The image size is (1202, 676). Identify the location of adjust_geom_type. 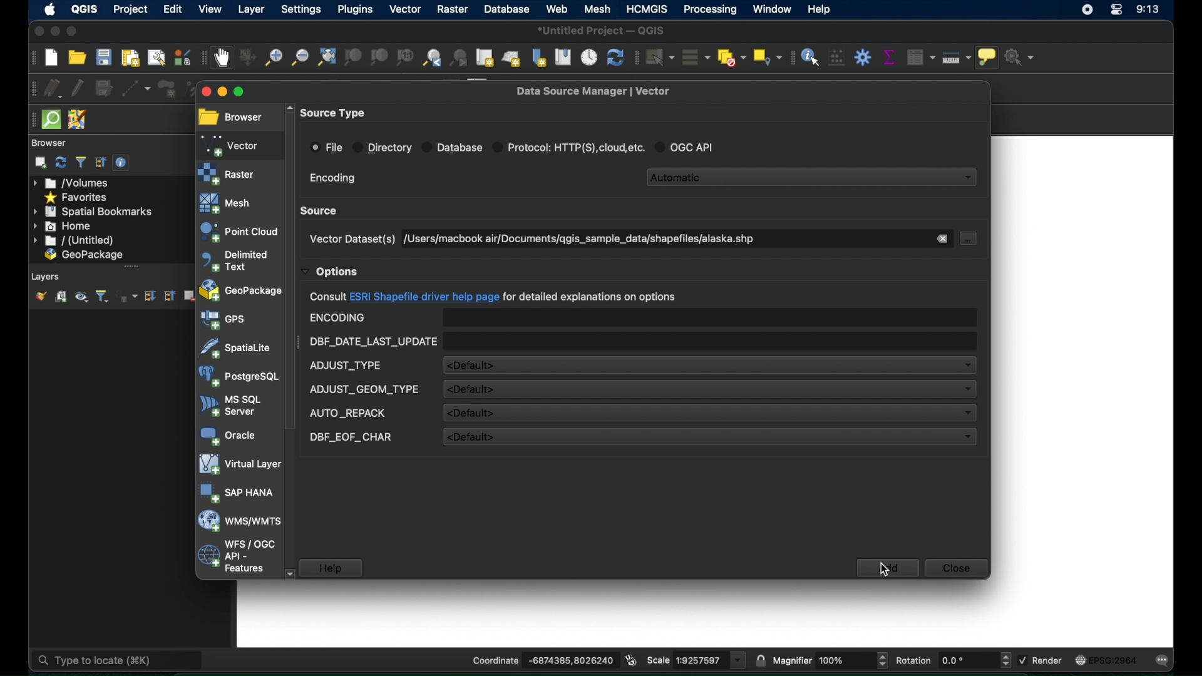
(364, 389).